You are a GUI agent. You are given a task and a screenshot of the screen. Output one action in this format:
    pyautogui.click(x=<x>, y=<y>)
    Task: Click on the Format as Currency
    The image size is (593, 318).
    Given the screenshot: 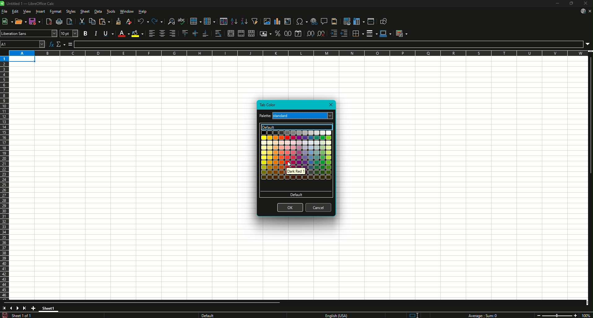 What is the action you would take?
    pyautogui.click(x=266, y=33)
    